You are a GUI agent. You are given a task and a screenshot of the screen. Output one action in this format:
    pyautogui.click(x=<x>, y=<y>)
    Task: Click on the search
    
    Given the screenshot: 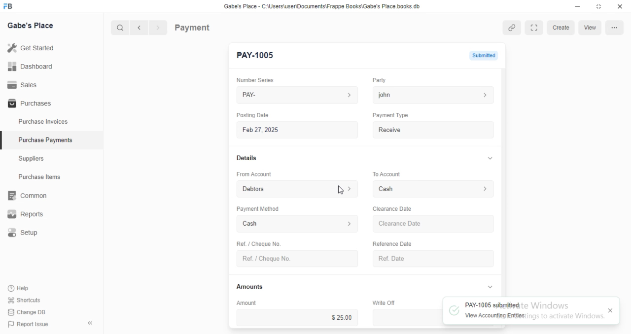 What is the action you would take?
    pyautogui.click(x=121, y=28)
    